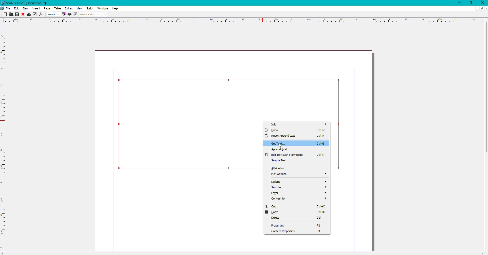  What do you see at coordinates (115, 9) in the screenshot?
I see `Help` at bounding box center [115, 9].